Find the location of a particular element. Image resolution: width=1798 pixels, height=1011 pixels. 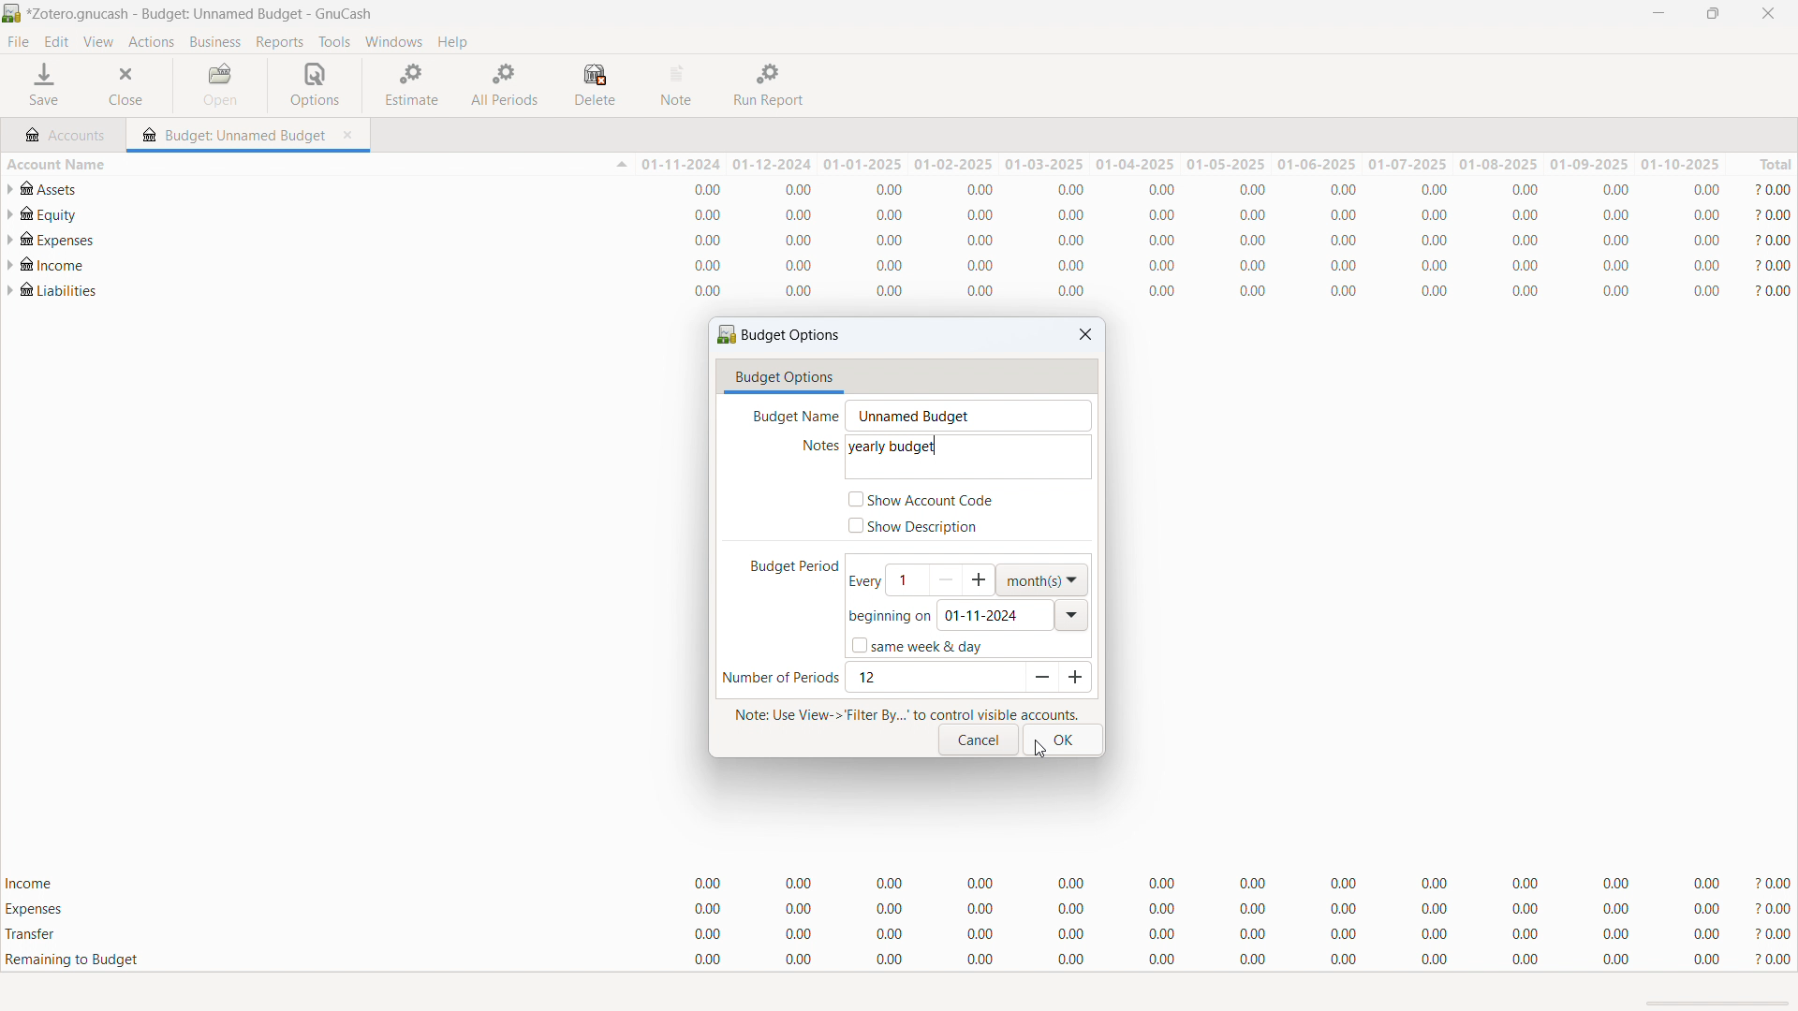

delete is located at coordinates (598, 85).